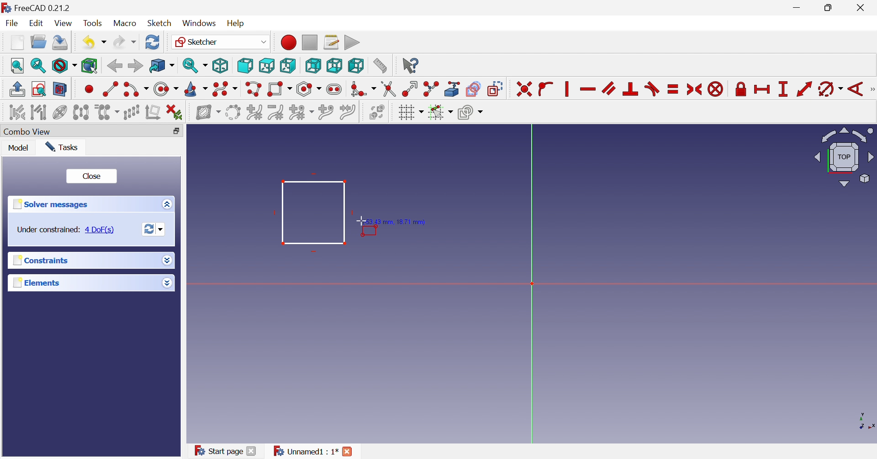 This screenshot has width=877, height=459. What do you see at coordinates (409, 89) in the screenshot?
I see `Extend edge` at bounding box center [409, 89].